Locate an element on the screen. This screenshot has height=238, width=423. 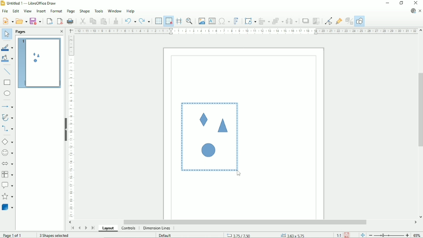
Restore down is located at coordinates (401, 3).